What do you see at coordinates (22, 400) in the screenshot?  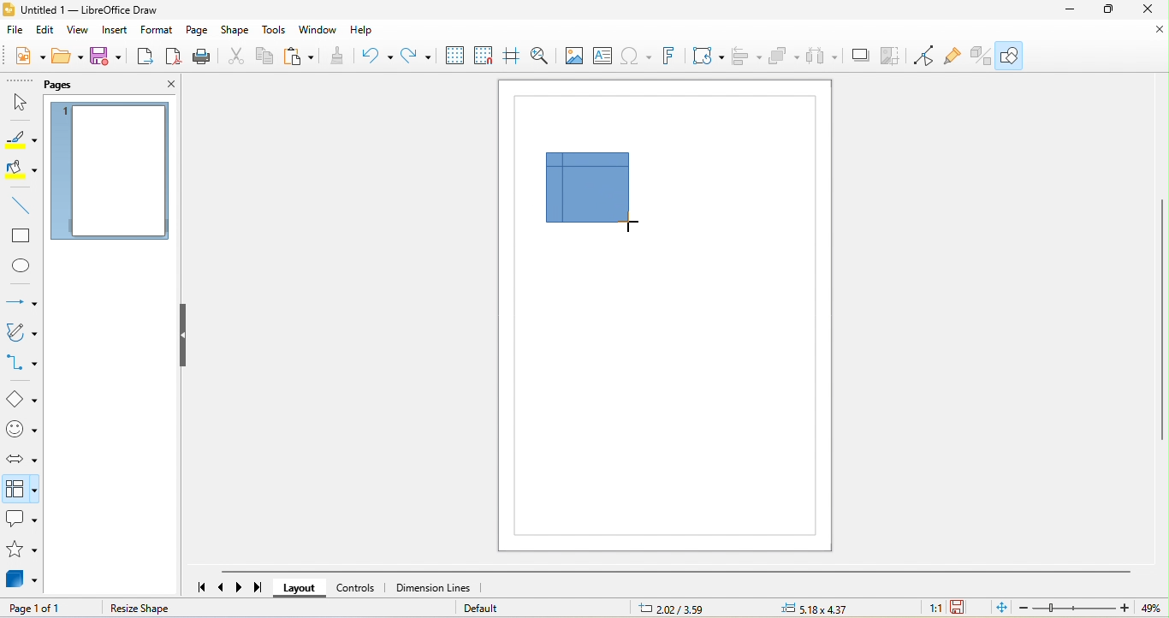 I see `basic shape` at bounding box center [22, 400].